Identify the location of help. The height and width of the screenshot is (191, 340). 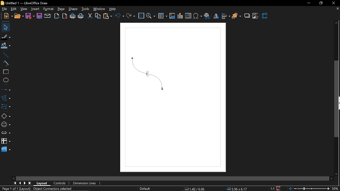
(113, 9).